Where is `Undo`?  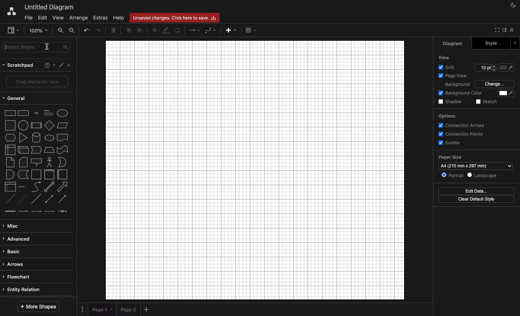 Undo is located at coordinates (86, 31).